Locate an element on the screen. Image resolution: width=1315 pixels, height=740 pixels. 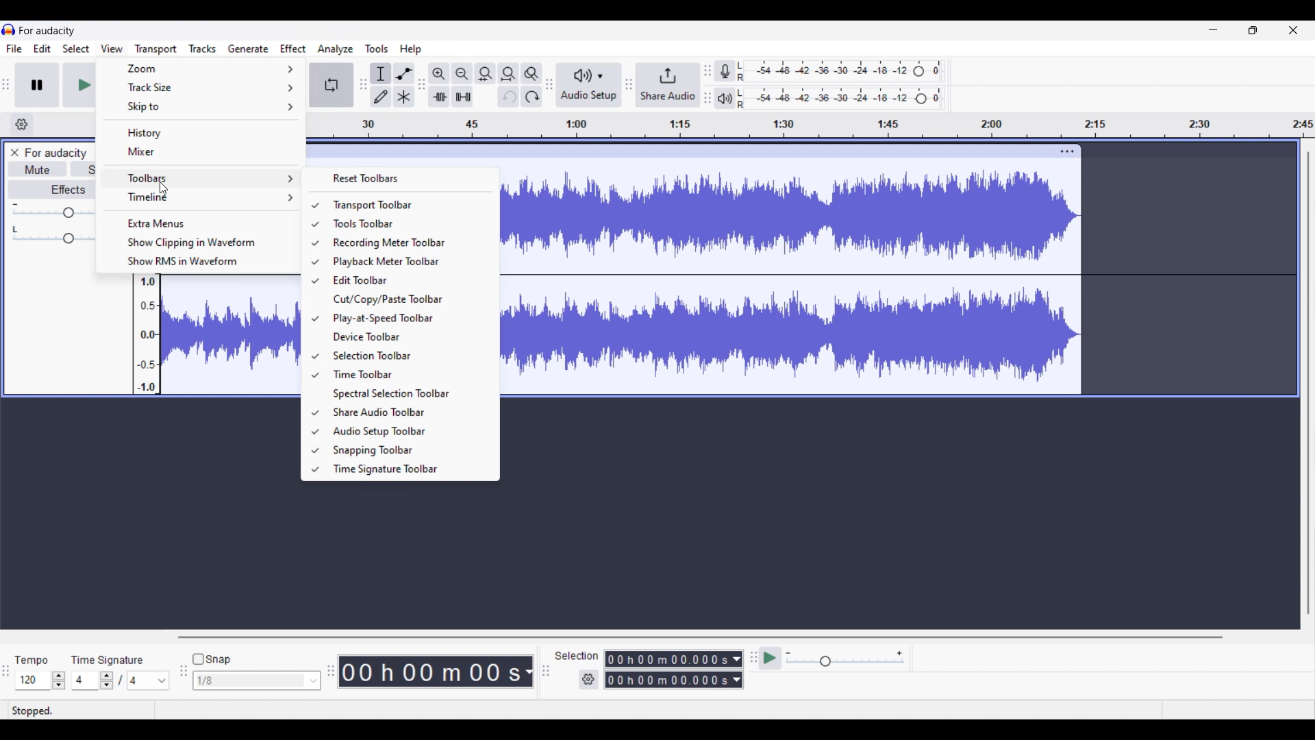
tempo is located at coordinates (32, 661).